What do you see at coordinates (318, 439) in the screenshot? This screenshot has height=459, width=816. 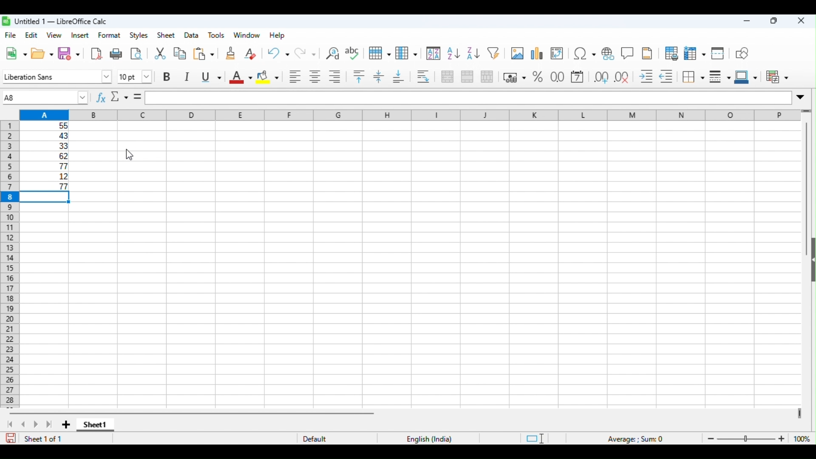 I see `default` at bounding box center [318, 439].